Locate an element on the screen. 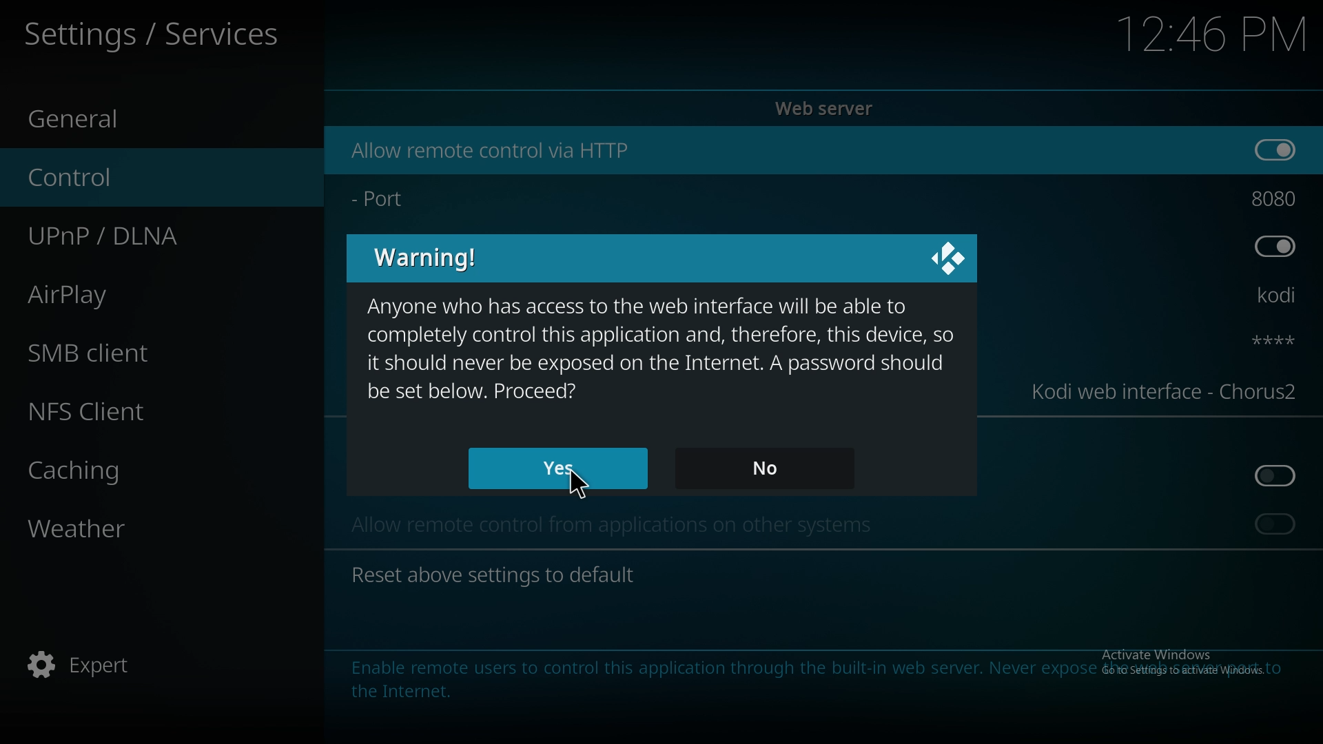 The image size is (1323, 744). on is located at coordinates (1279, 148).